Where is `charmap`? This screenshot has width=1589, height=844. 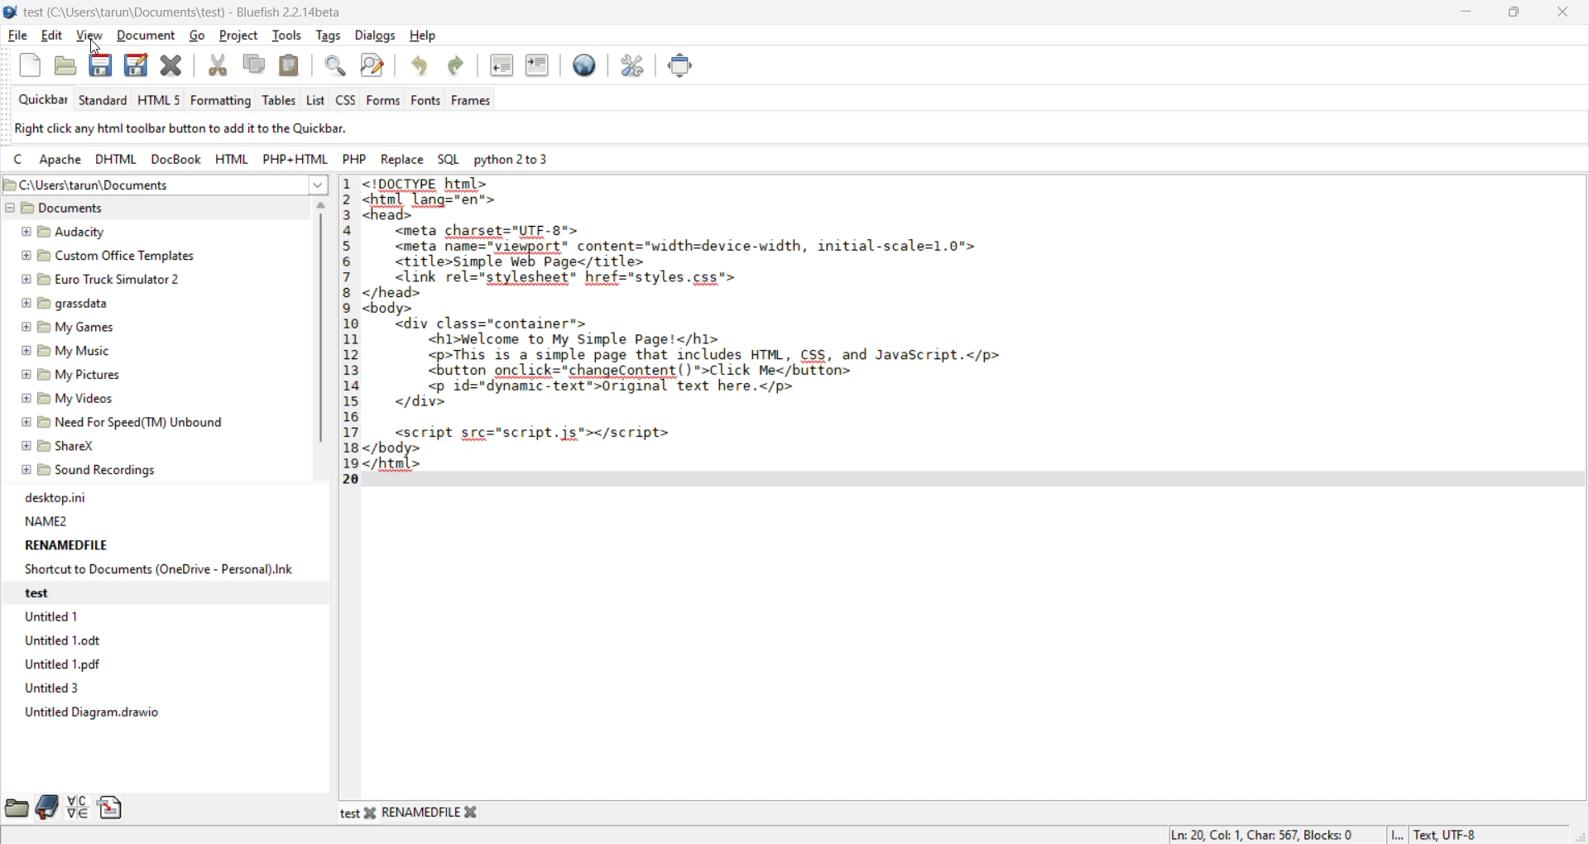 charmap is located at coordinates (79, 809).